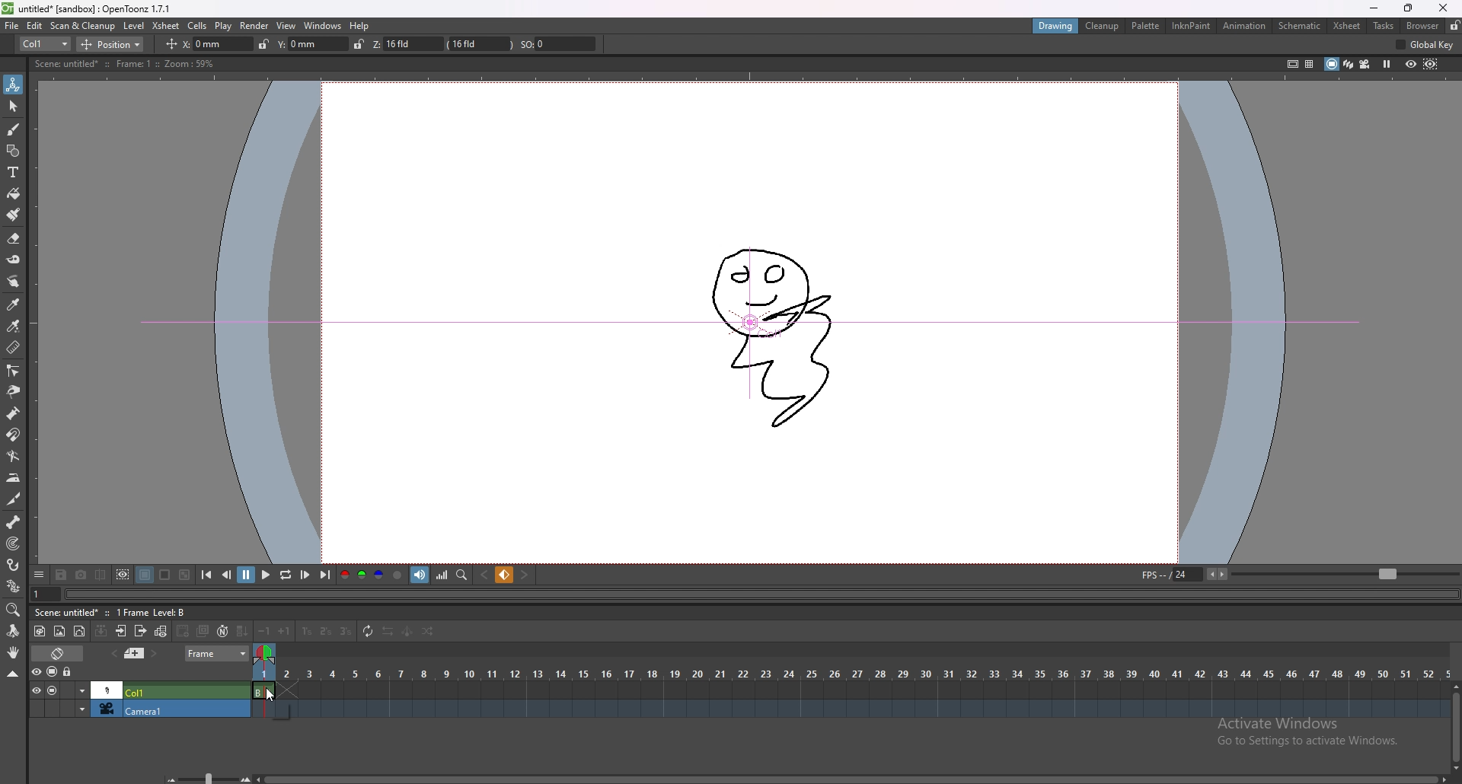 The width and height of the screenshot is (1462, 784). Describe the element at coordinates (1348, 26) in the screenshot. I see `xsheet` at that location.